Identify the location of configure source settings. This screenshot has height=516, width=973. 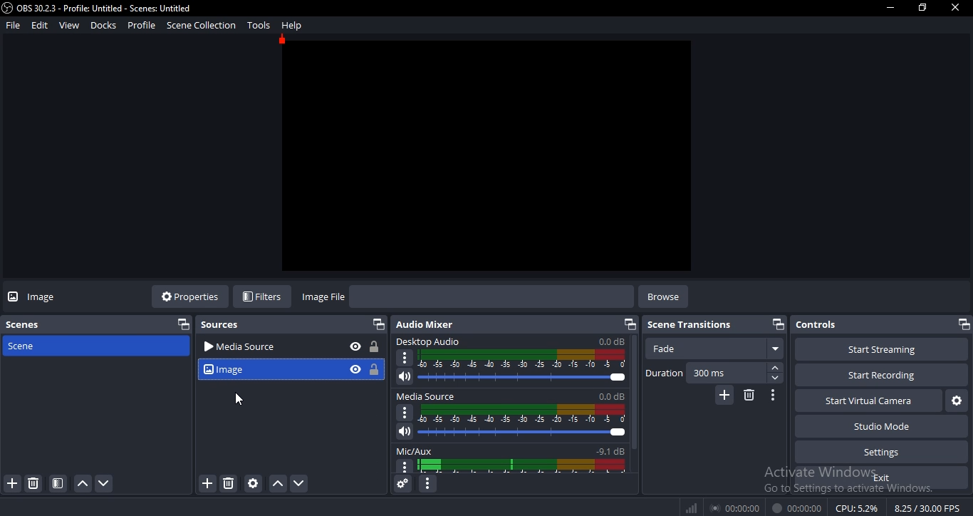
(252, 483).